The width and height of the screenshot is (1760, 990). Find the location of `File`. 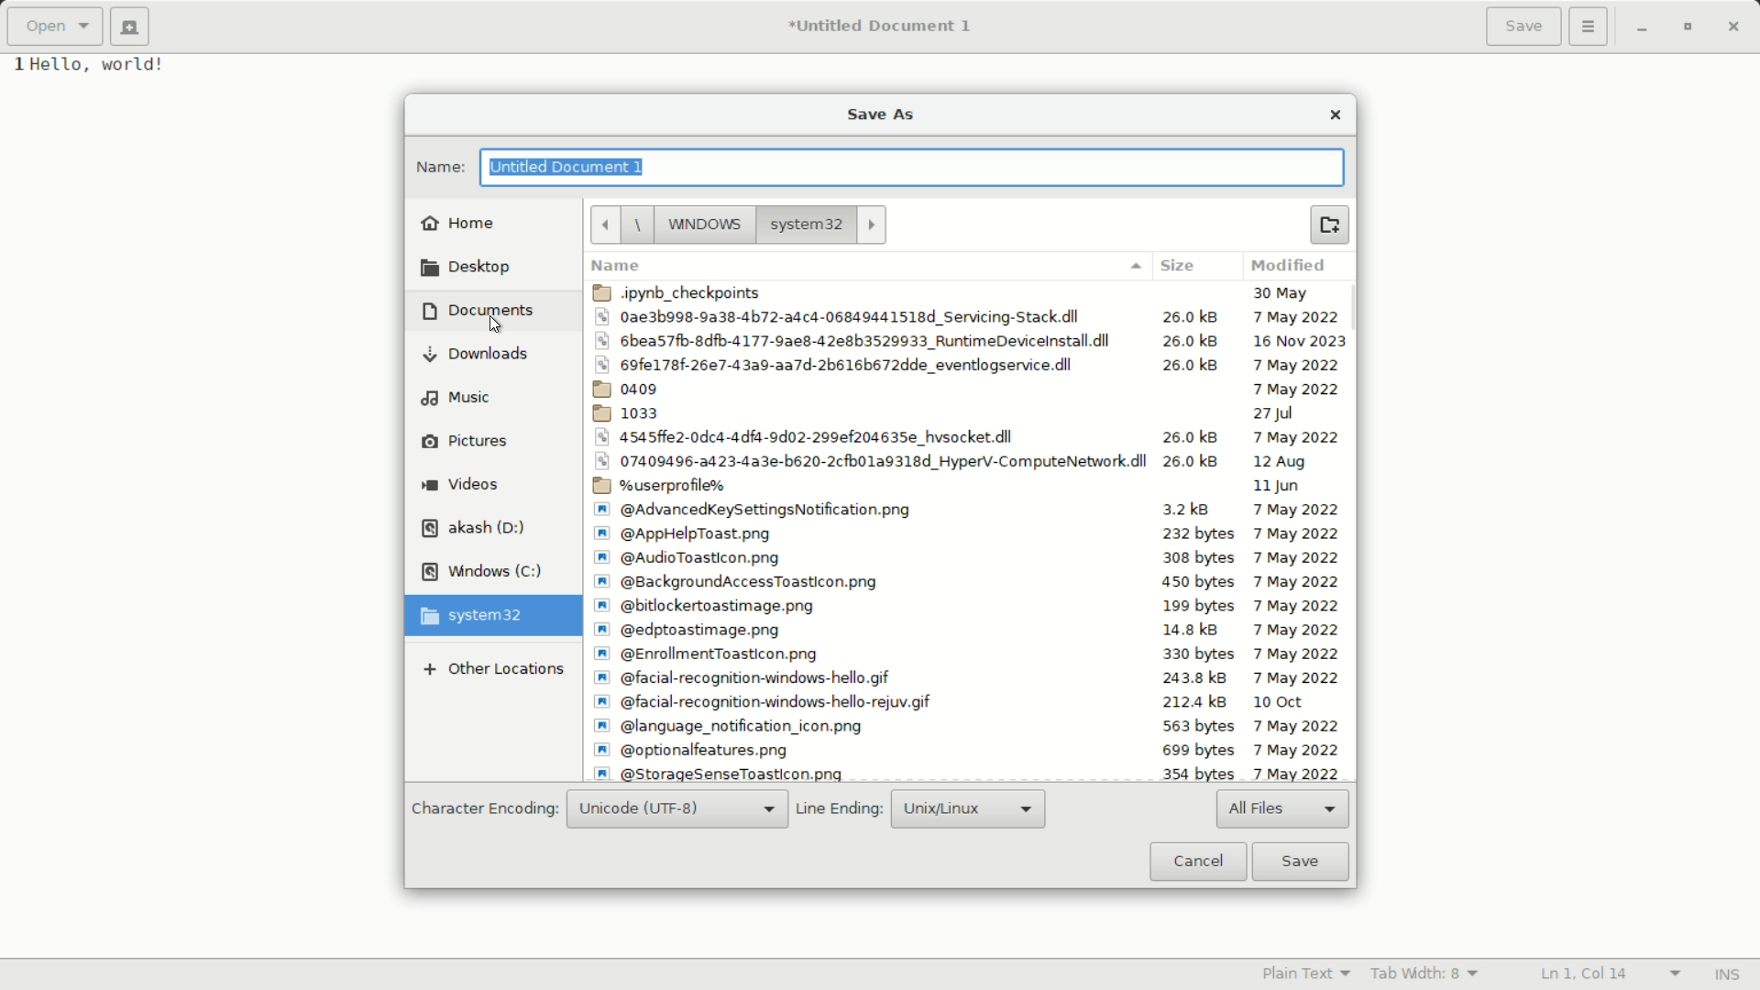

File is located at coordinates (971, 364).